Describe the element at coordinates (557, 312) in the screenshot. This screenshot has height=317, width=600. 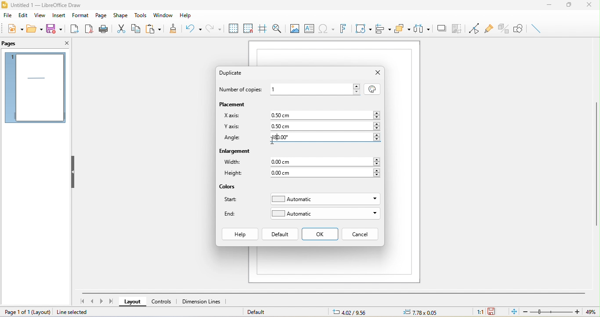
I see `zoom` at that location.